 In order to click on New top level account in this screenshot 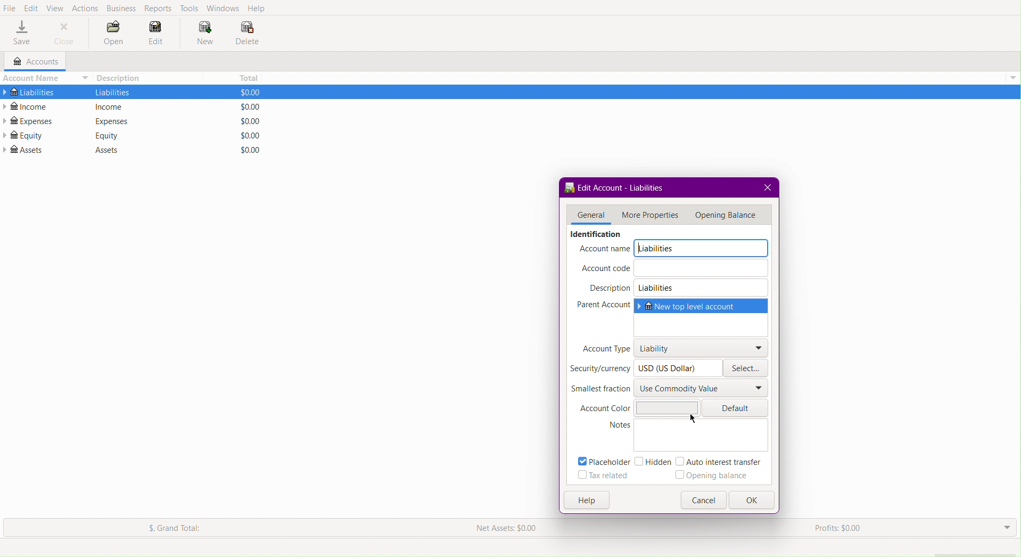, I will do `click(701, 306)`.